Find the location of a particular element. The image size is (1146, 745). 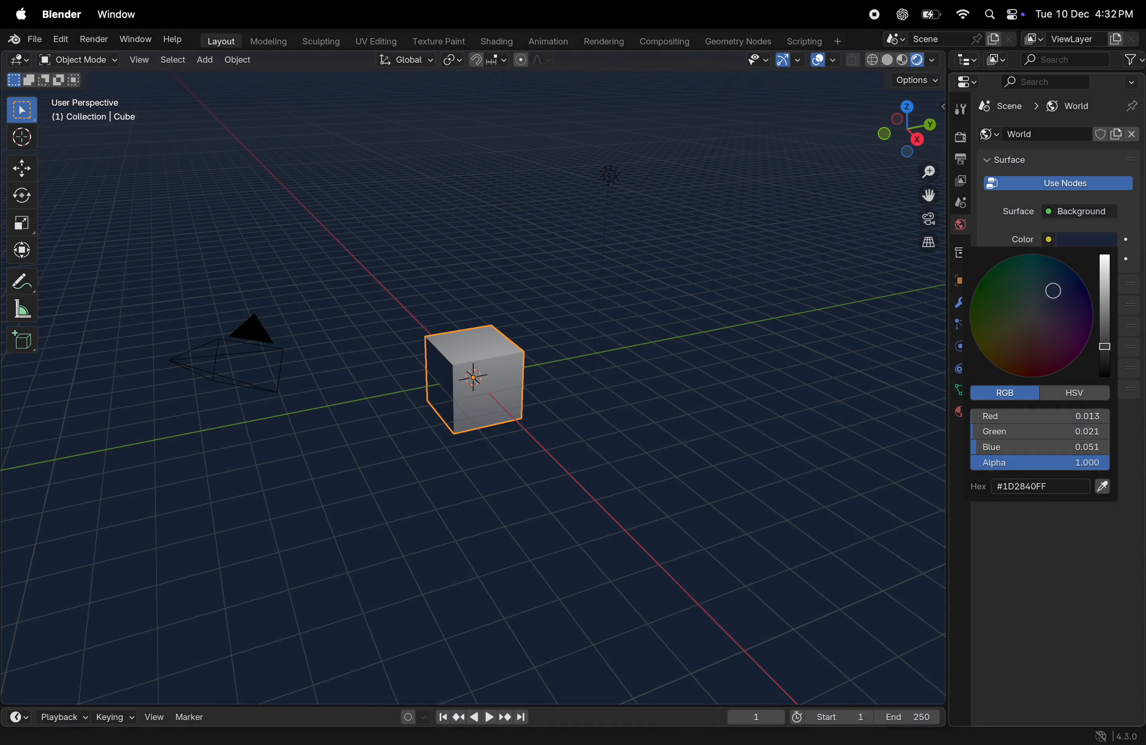

End 250 is located at coordinates (909, 716).